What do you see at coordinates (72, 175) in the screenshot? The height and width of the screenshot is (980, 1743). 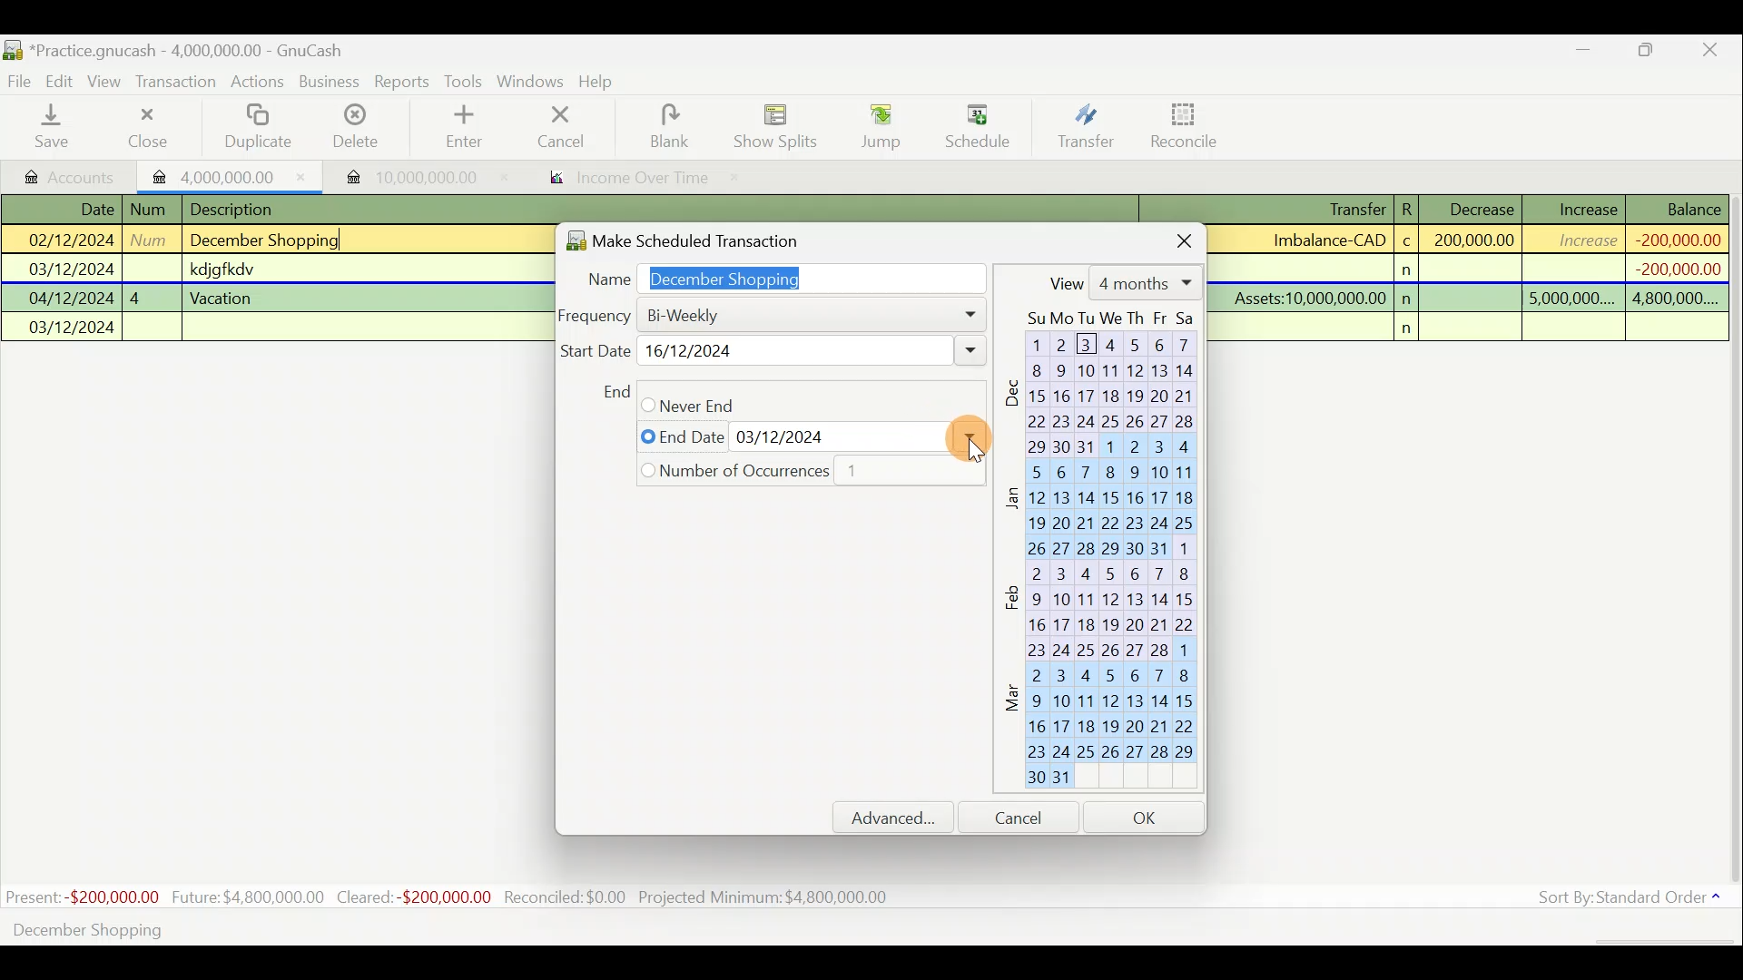 I see `Accounts` at bounding box center [72, 175].